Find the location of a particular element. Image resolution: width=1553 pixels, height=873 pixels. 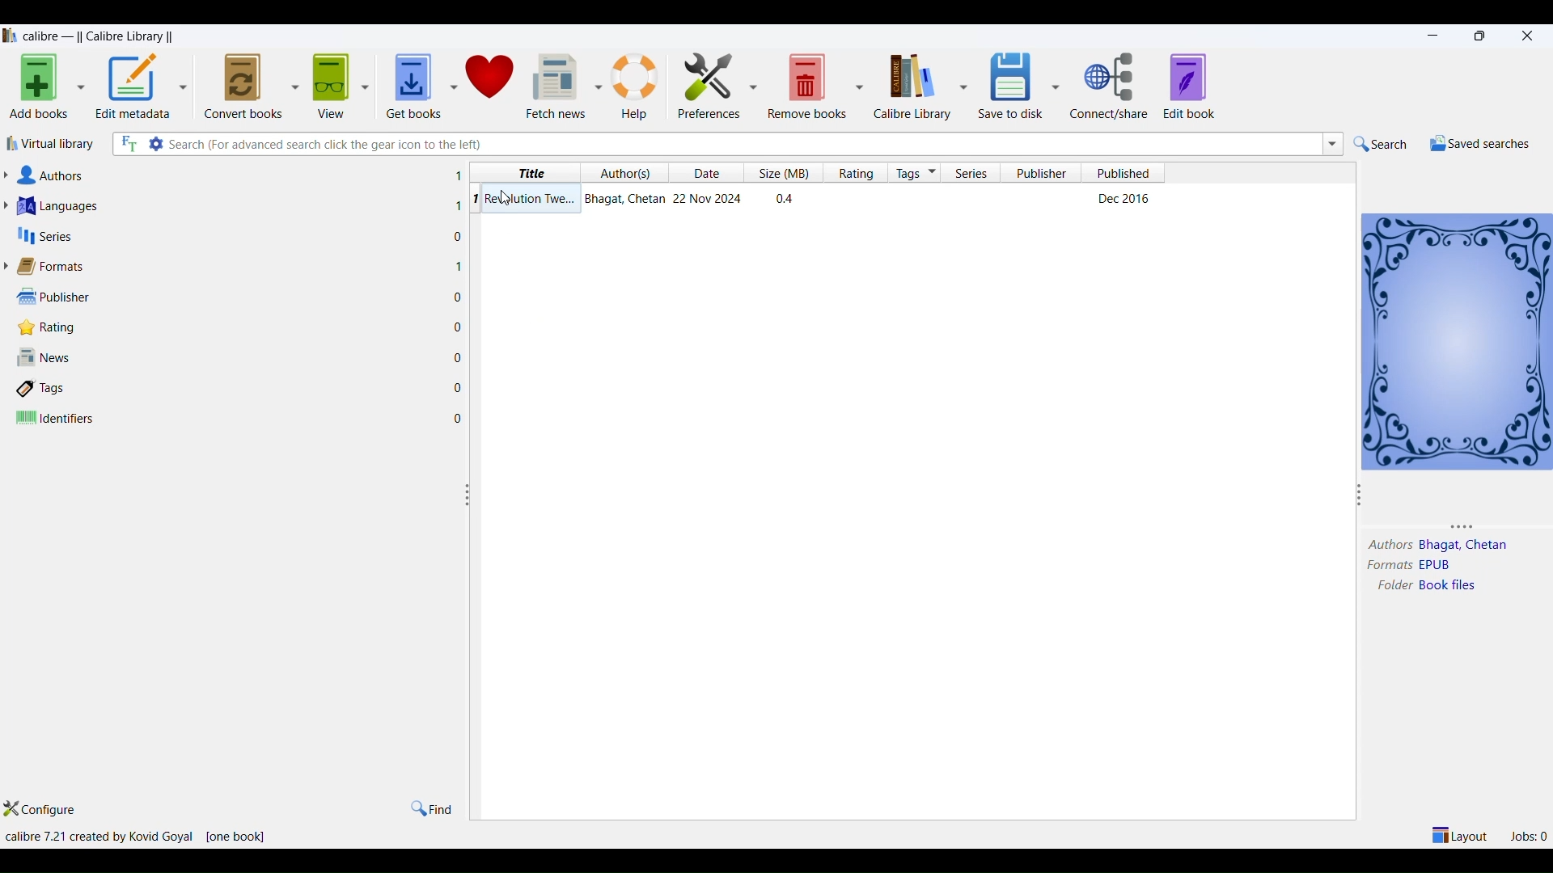

date is located at coordinates (703, 172).